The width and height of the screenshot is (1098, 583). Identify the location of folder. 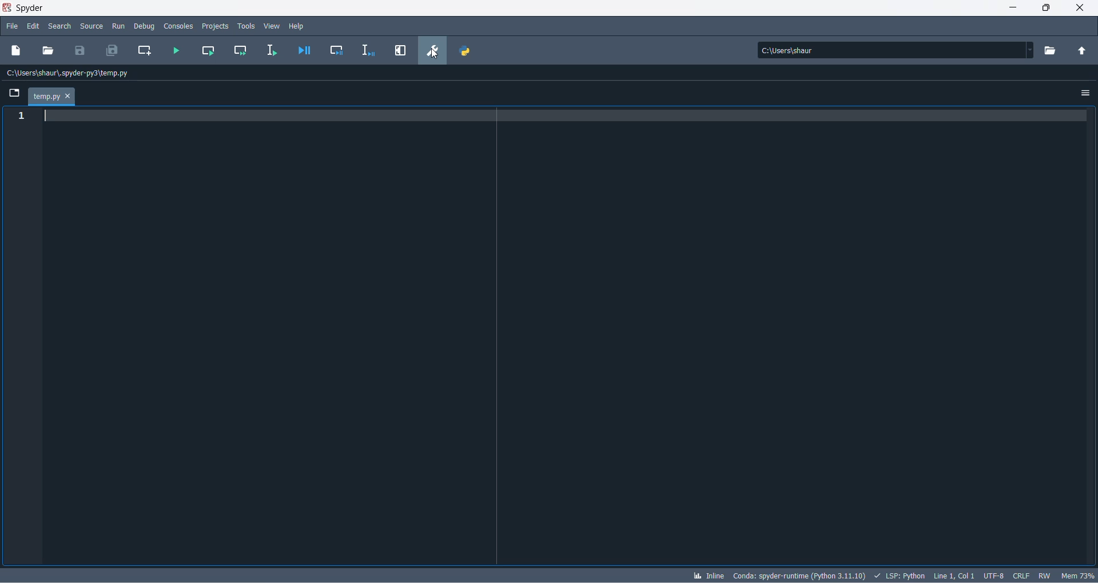
(13, 94).